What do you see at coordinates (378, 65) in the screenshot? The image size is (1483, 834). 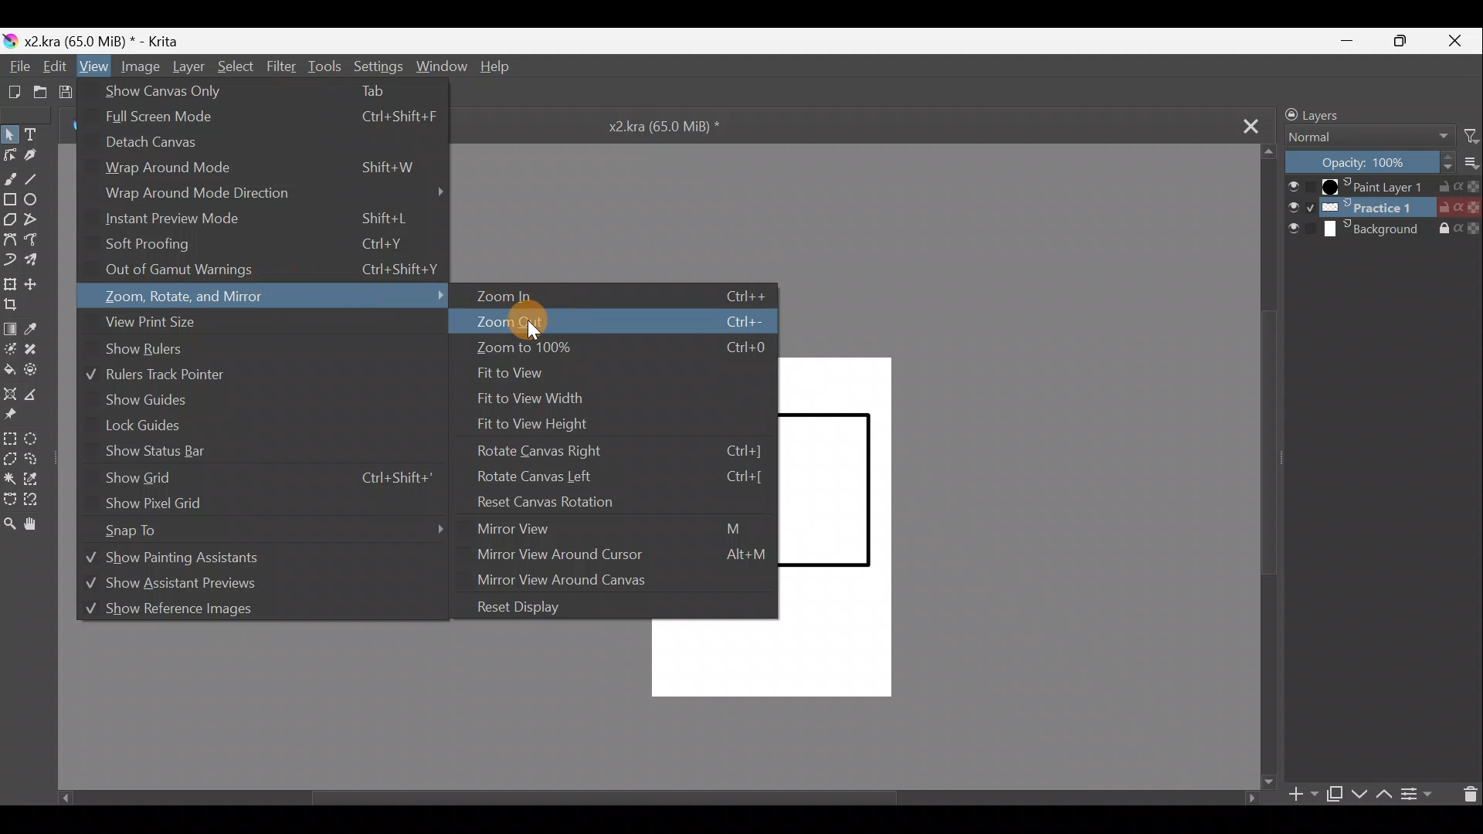 I see `Settings` at bounding box center [378, 65].